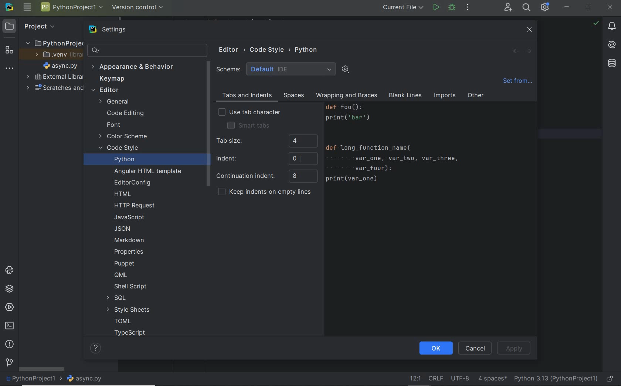  I want to click on terminal, so click(10, 326).